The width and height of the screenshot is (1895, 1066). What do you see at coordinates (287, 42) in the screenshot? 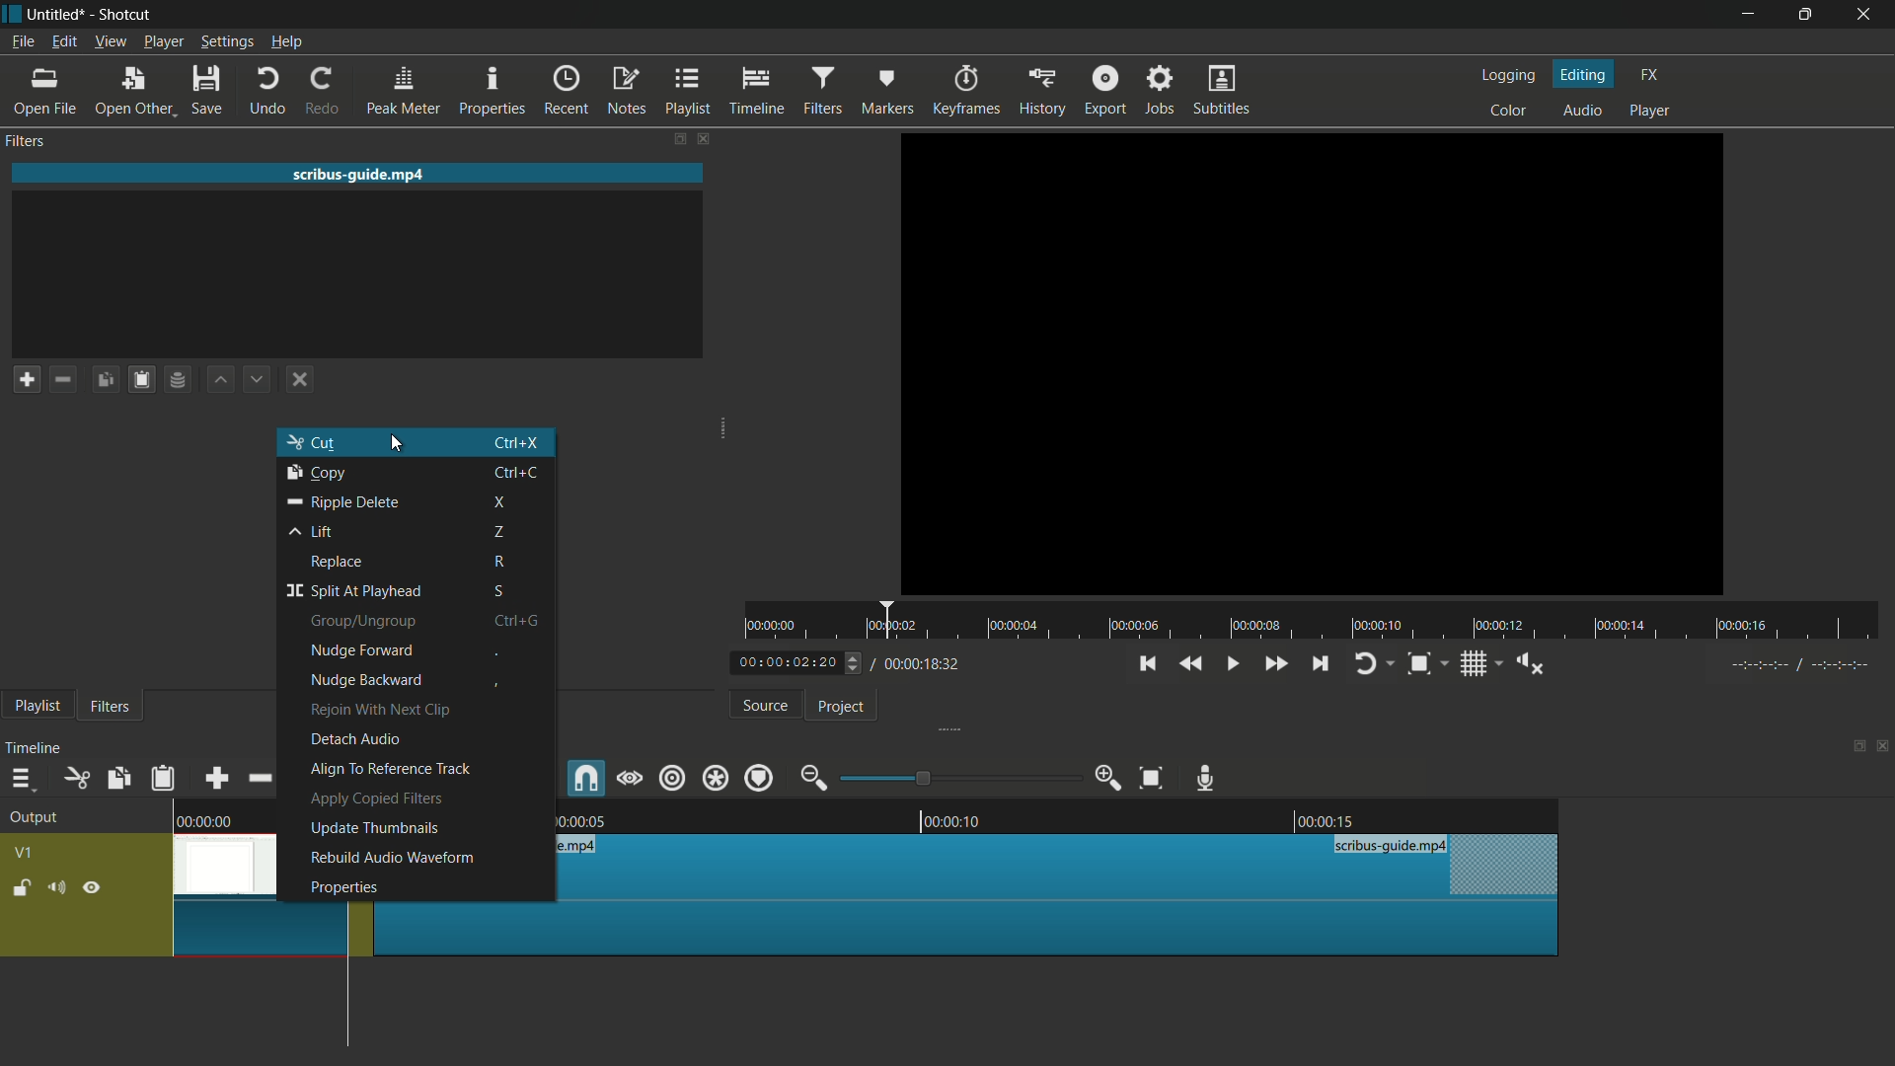
I see `help menu` at bounding box center [287, 42].